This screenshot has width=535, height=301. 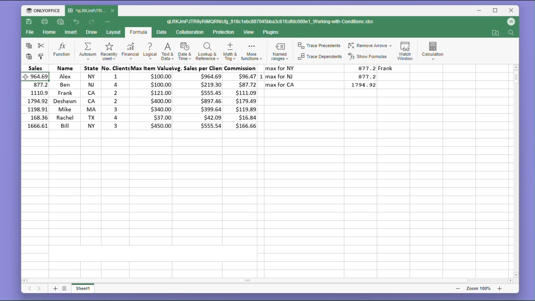 What do you see at coordinates (88, 97) in the screenshot?
I see `states` at bounding box center [88, 97].